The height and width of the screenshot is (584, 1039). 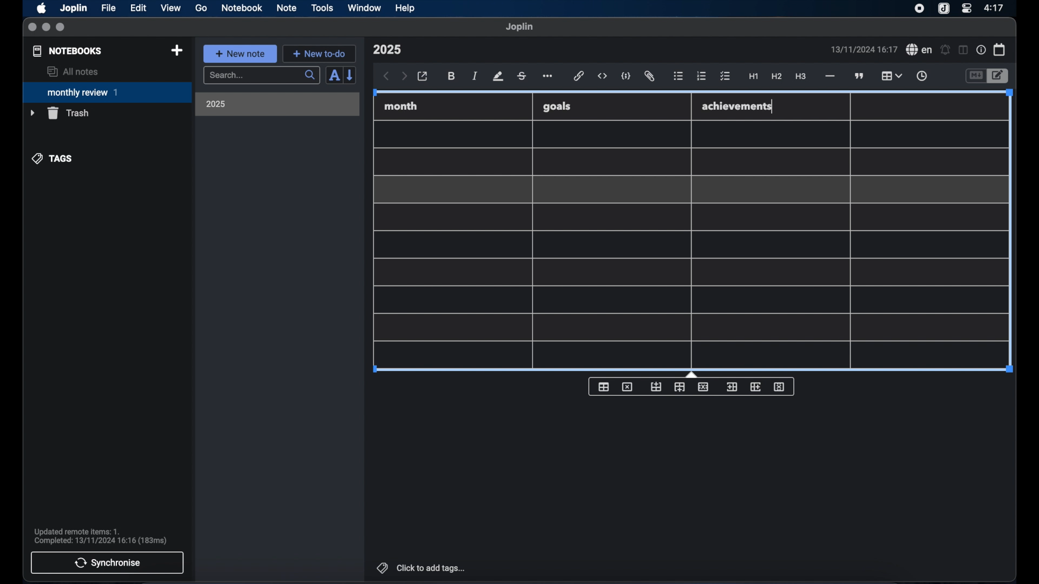 I want to click on check  list, so click(x=725, y=77).